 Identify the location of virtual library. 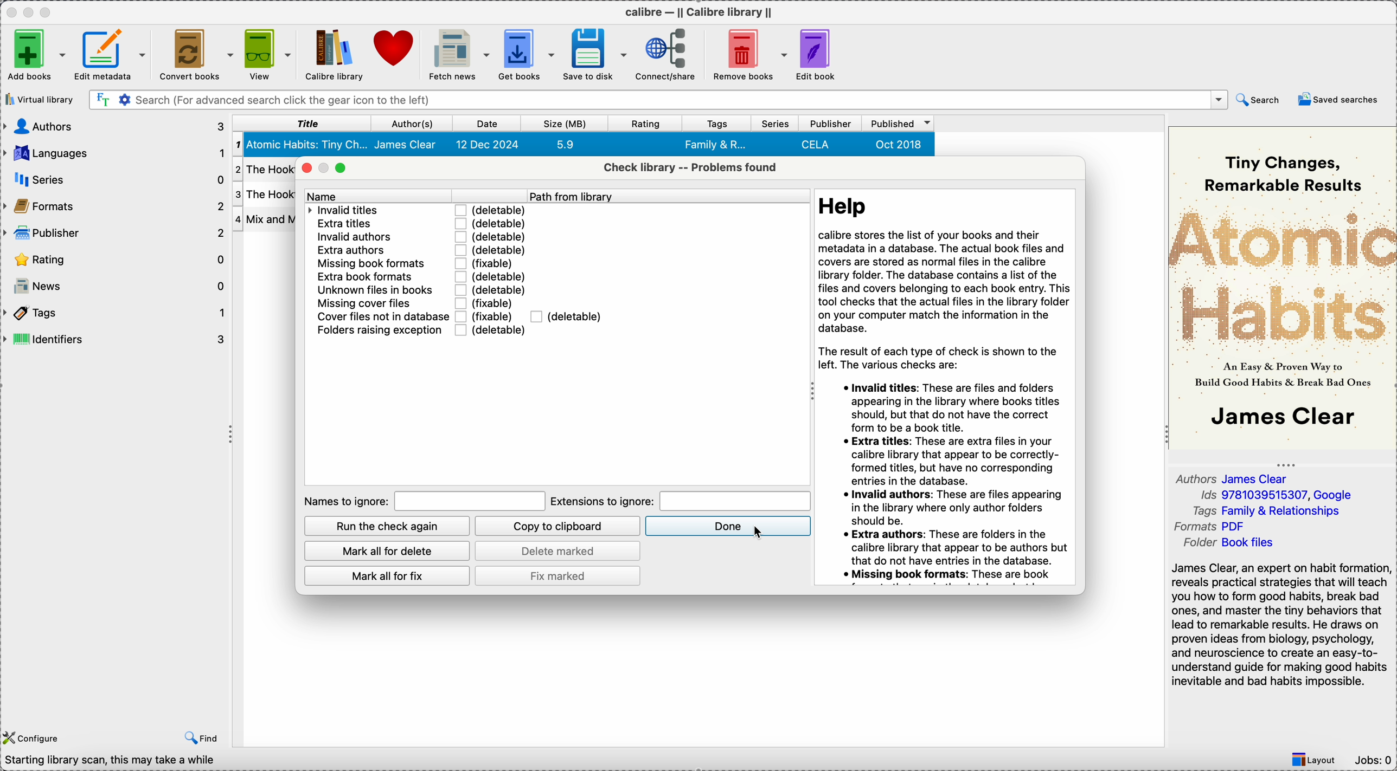
(39, 99).